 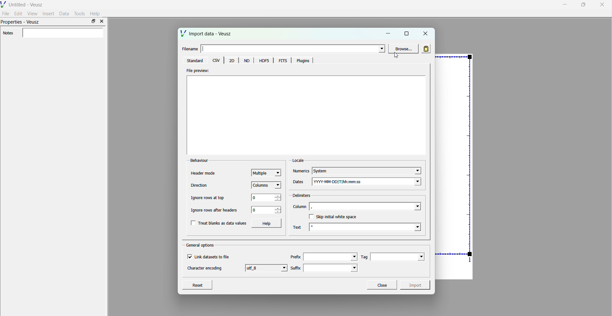 What do you see at coordinates (602, 5) in the screenshot?
I see `close` at bounding box center [602, 5].